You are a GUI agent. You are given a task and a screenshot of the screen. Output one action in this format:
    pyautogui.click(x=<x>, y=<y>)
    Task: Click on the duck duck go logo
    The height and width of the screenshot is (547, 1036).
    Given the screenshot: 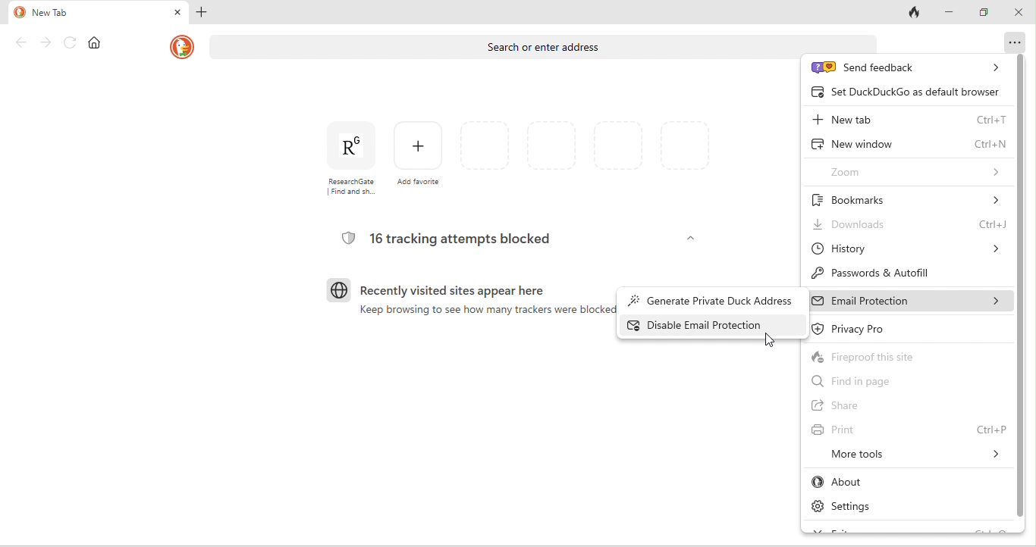 What is the action you would take?
    pyautogui.click(x=181, y=47)
    